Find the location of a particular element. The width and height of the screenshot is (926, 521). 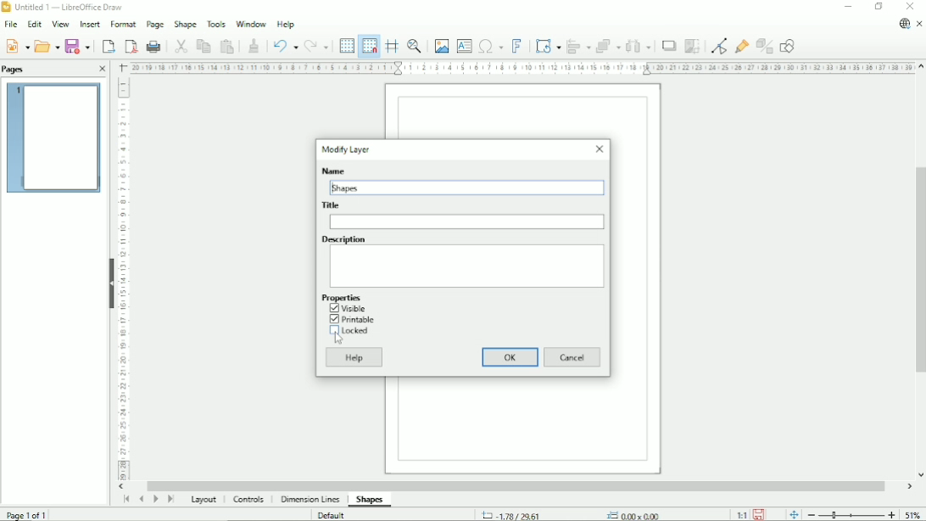

Shadow is located at coordinates (667, 47).